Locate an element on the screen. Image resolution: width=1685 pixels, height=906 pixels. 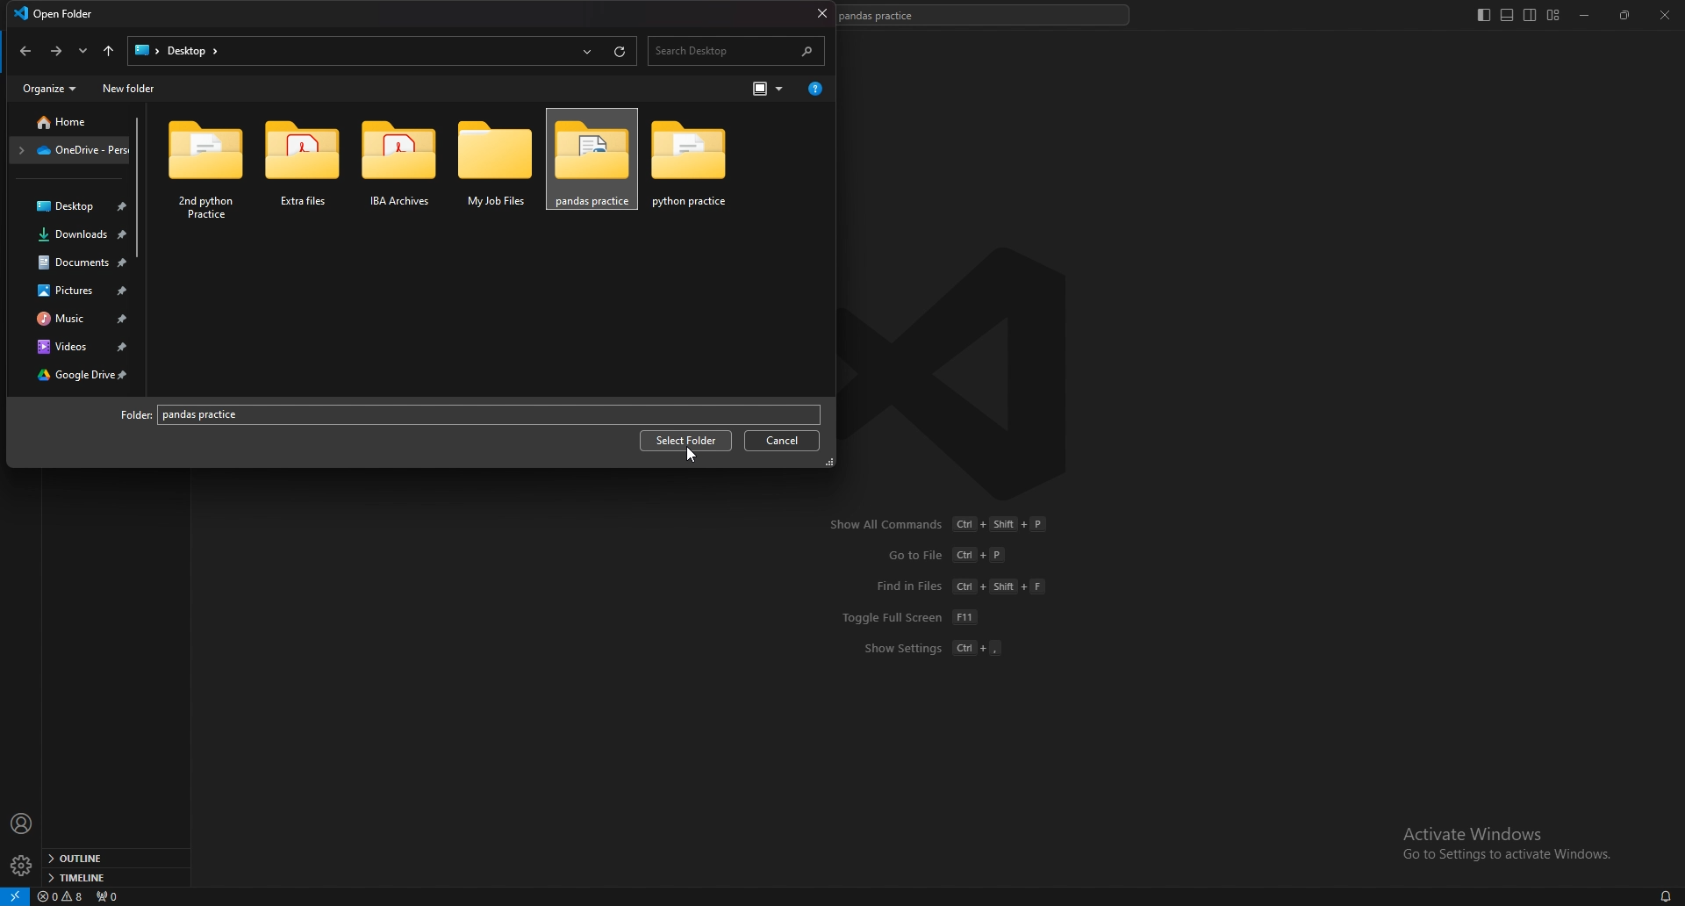
folder is located at coordinates (72, 120).